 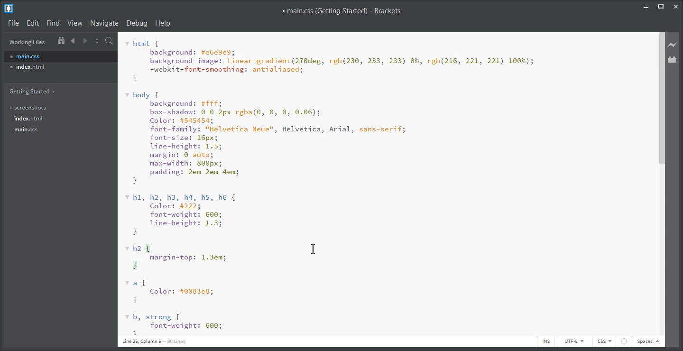 I want to click on Edit, so click(x=32, y=23).